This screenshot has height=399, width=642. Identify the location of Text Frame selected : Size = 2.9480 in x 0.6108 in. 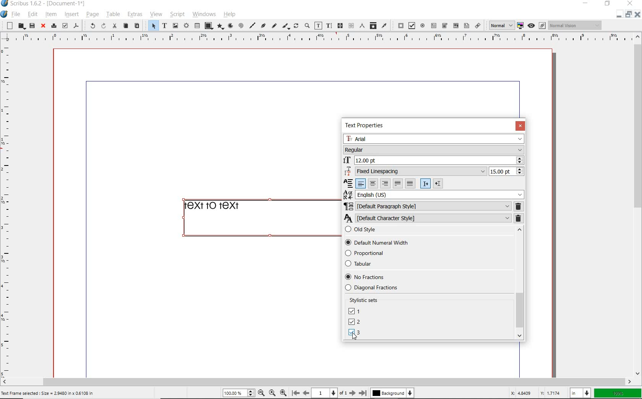
(48, 394).